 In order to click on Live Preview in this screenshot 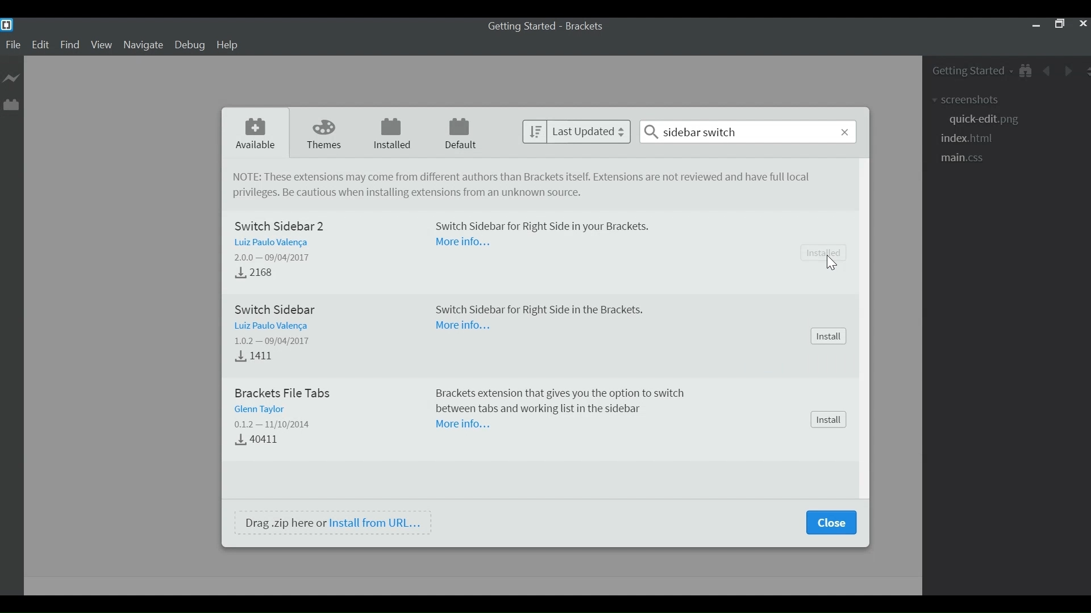, I will do `click(11, 78)`.